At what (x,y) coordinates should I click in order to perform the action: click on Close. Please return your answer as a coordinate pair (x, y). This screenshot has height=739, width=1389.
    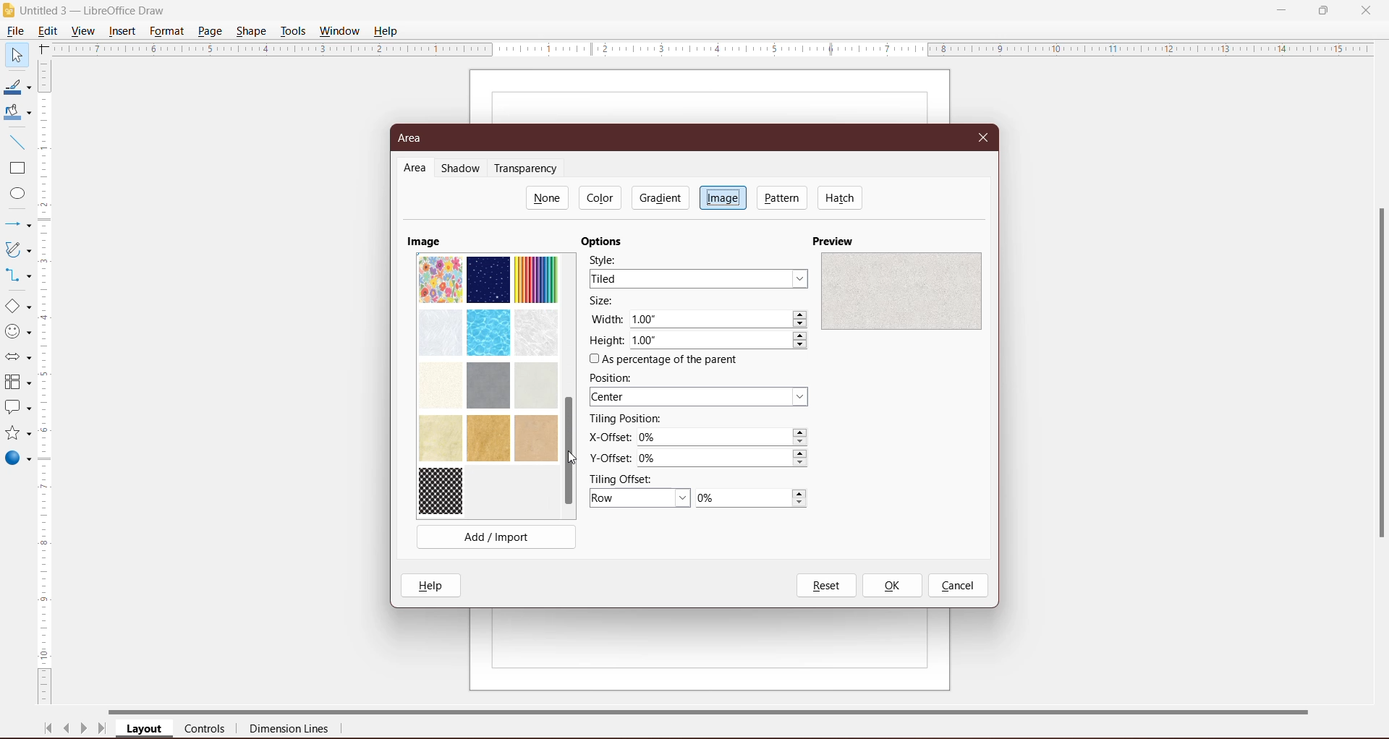
    Looking at the image, I should click on (1366, 9).